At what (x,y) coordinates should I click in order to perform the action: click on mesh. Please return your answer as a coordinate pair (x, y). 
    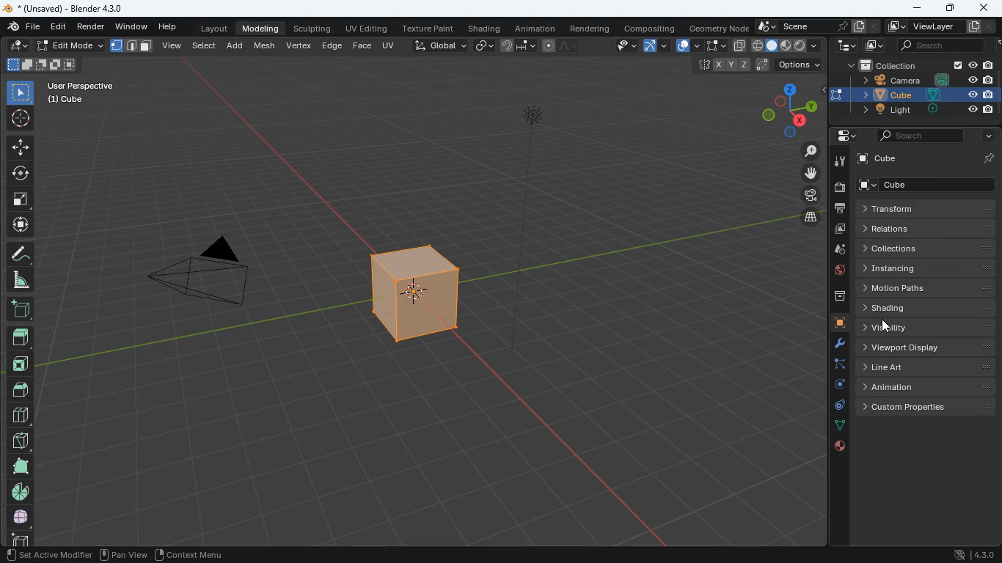
    Looking at the image, I should click on (265, 46).